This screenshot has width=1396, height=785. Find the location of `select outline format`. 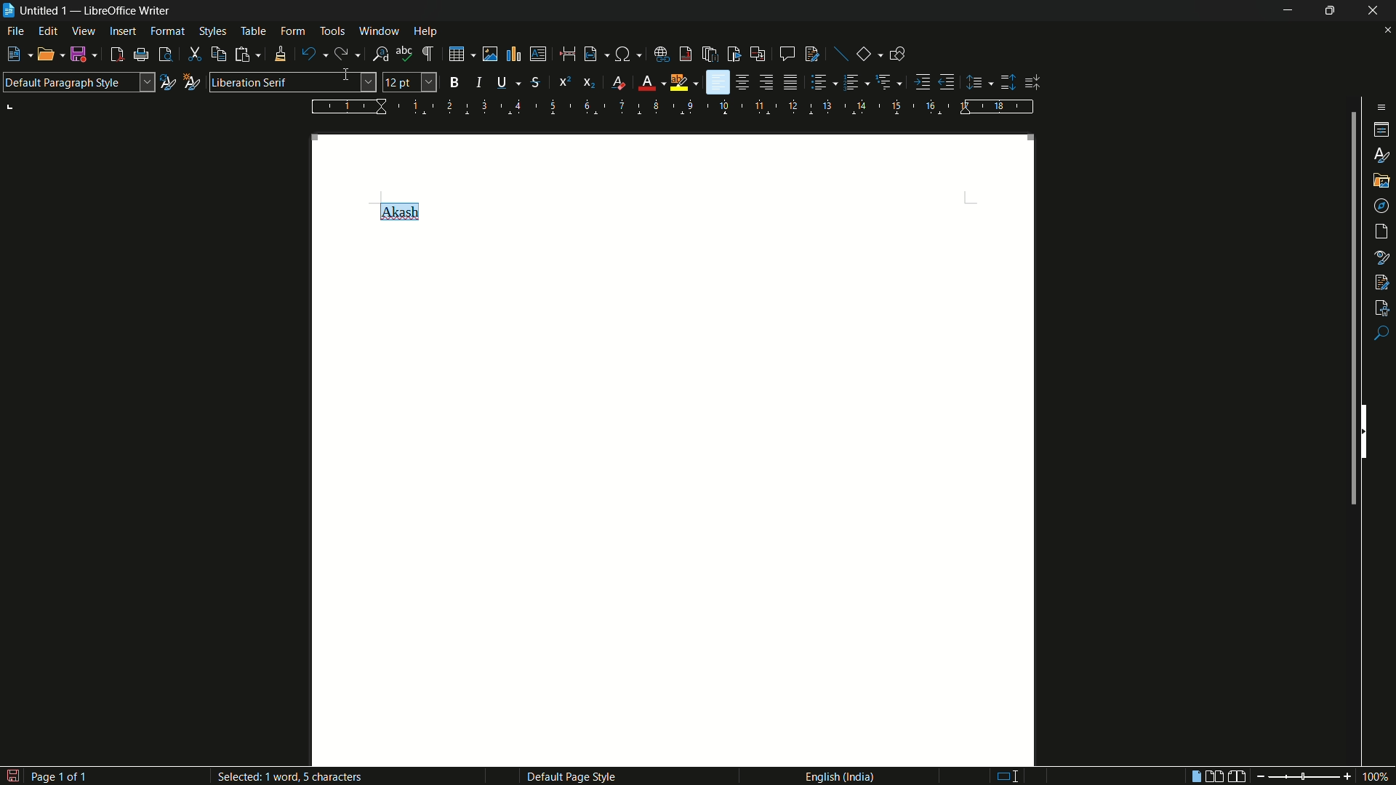

select outline format is located at coordinates (885, 81).